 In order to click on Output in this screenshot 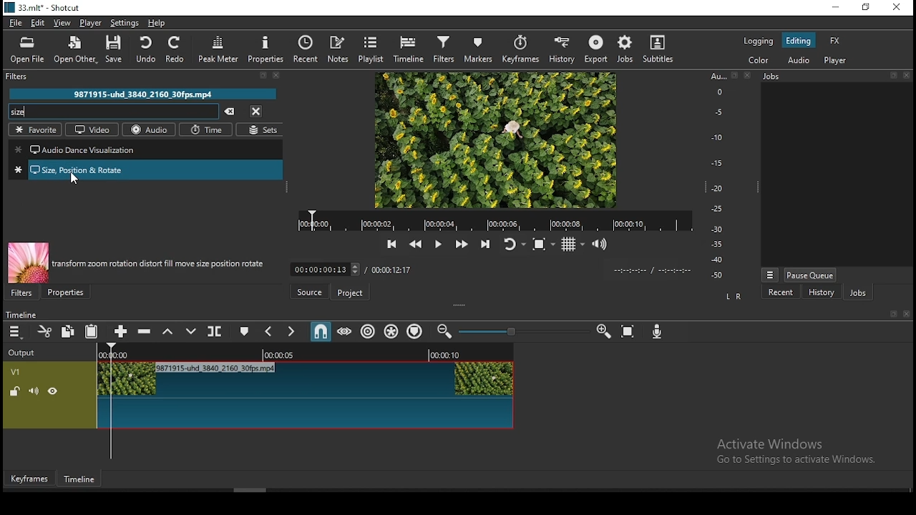, I will do `click(21, 353)`.